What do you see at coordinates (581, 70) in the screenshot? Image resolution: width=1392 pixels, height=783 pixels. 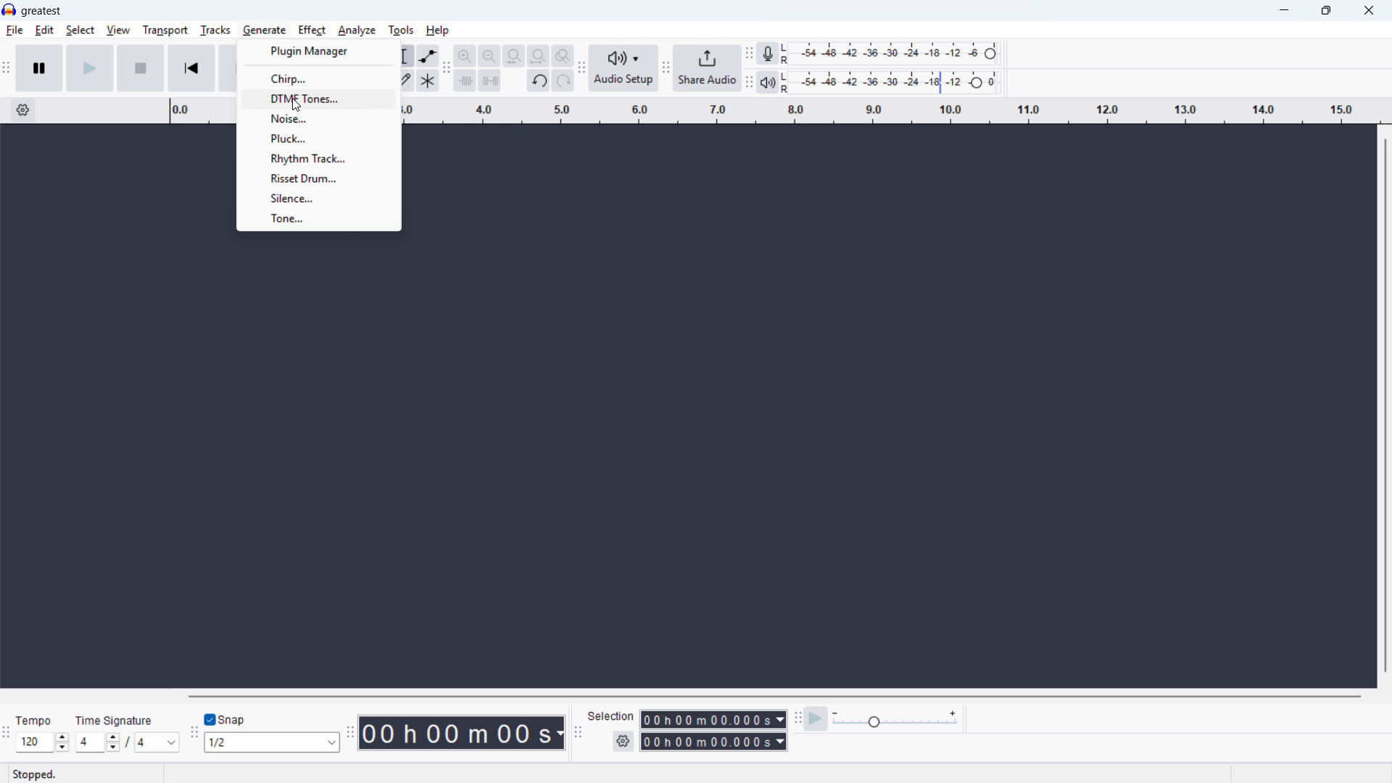 I see `audio setup toolbar` at bounding box center [581, 70].